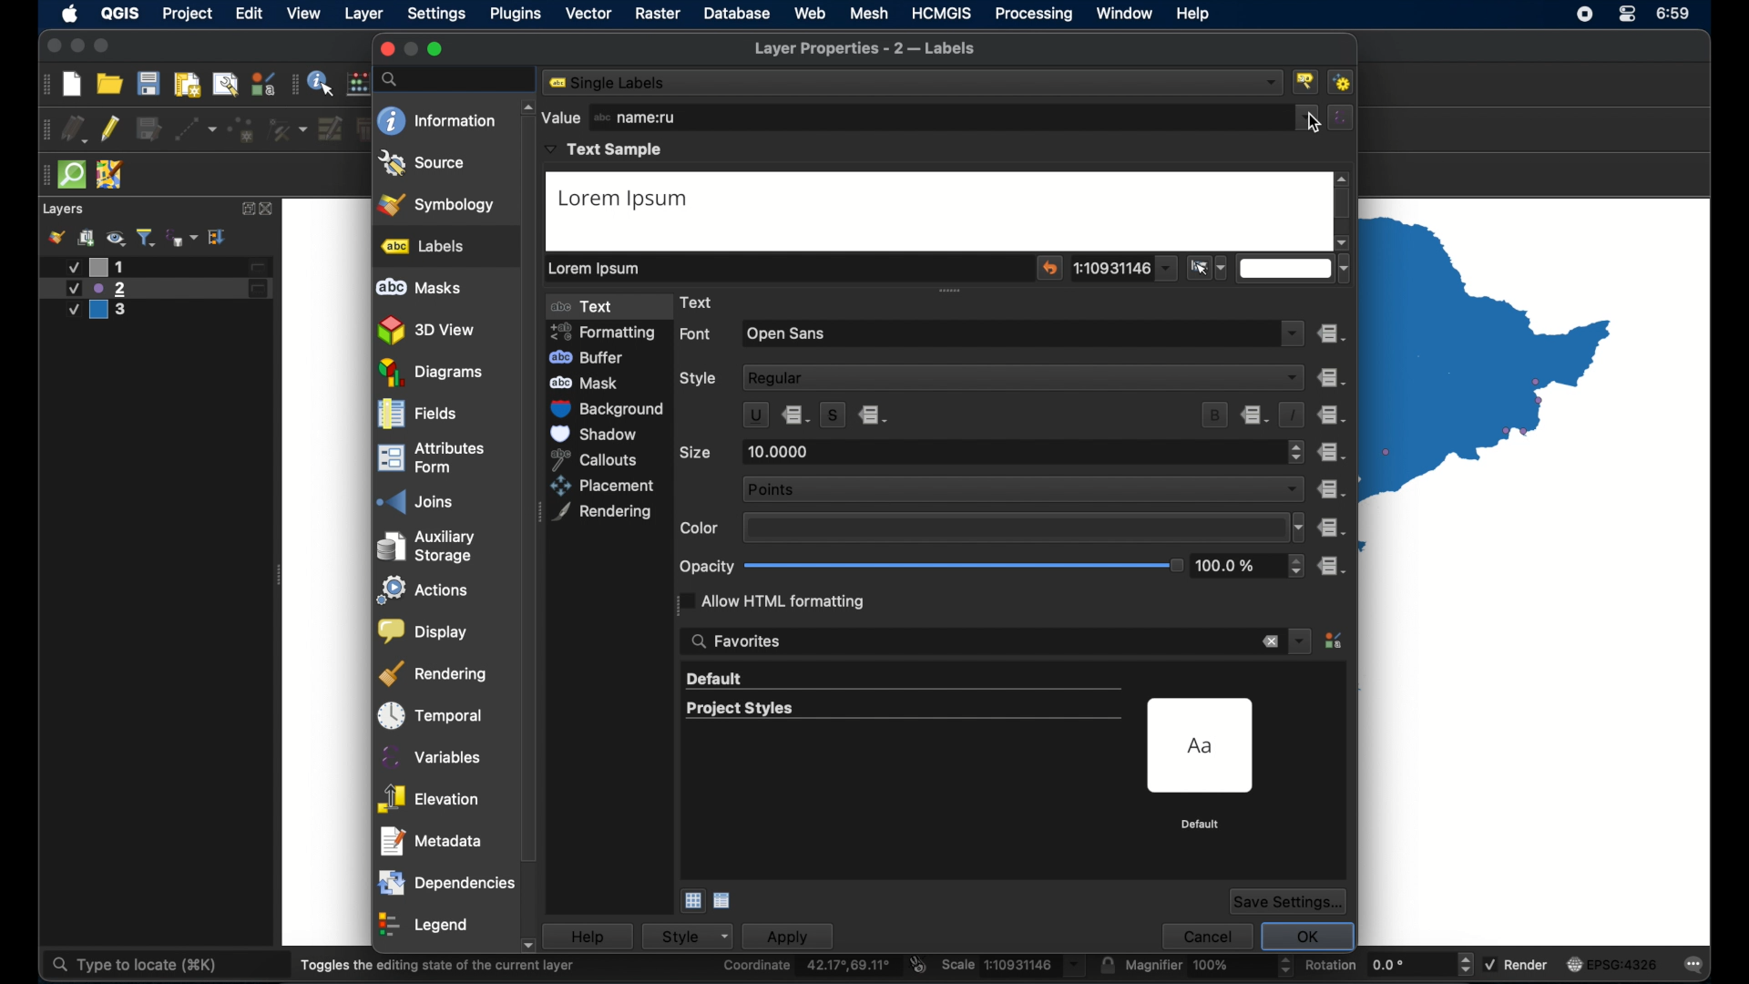 This screenshot has height=984, width=1749. Describe the element at coordinates (1256, 415) in the screenshot. I see `data defined override` at that location.